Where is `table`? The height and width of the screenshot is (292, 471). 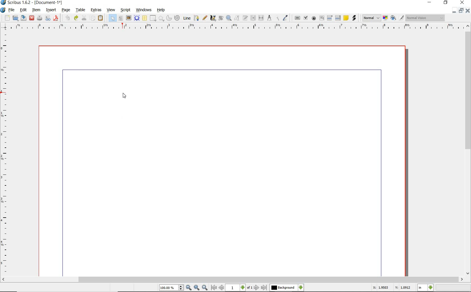 table is located at coordinates (145, 18).